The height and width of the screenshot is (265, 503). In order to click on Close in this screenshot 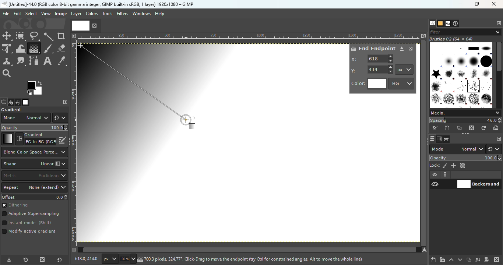, I will do `click(411, 49)`.